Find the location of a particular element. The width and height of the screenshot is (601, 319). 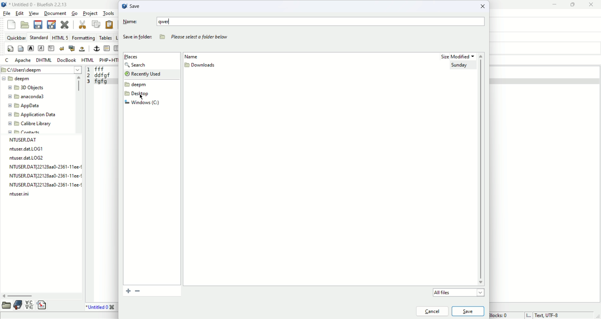

deepm is located at coordinates (17, 78).